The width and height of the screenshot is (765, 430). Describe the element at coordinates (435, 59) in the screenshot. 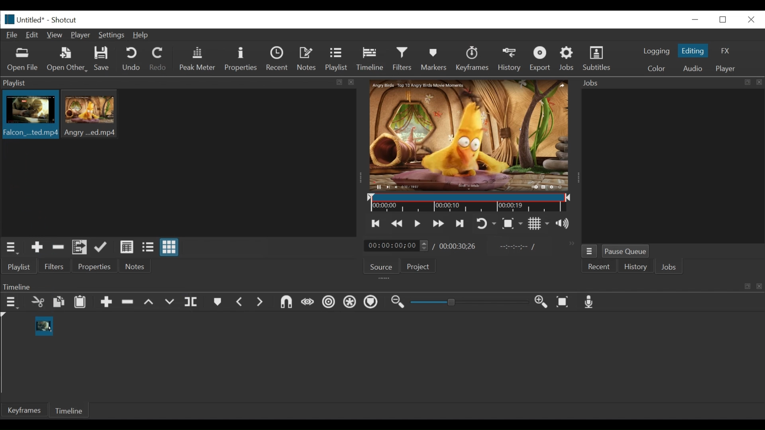

I see `Markers` at that location.